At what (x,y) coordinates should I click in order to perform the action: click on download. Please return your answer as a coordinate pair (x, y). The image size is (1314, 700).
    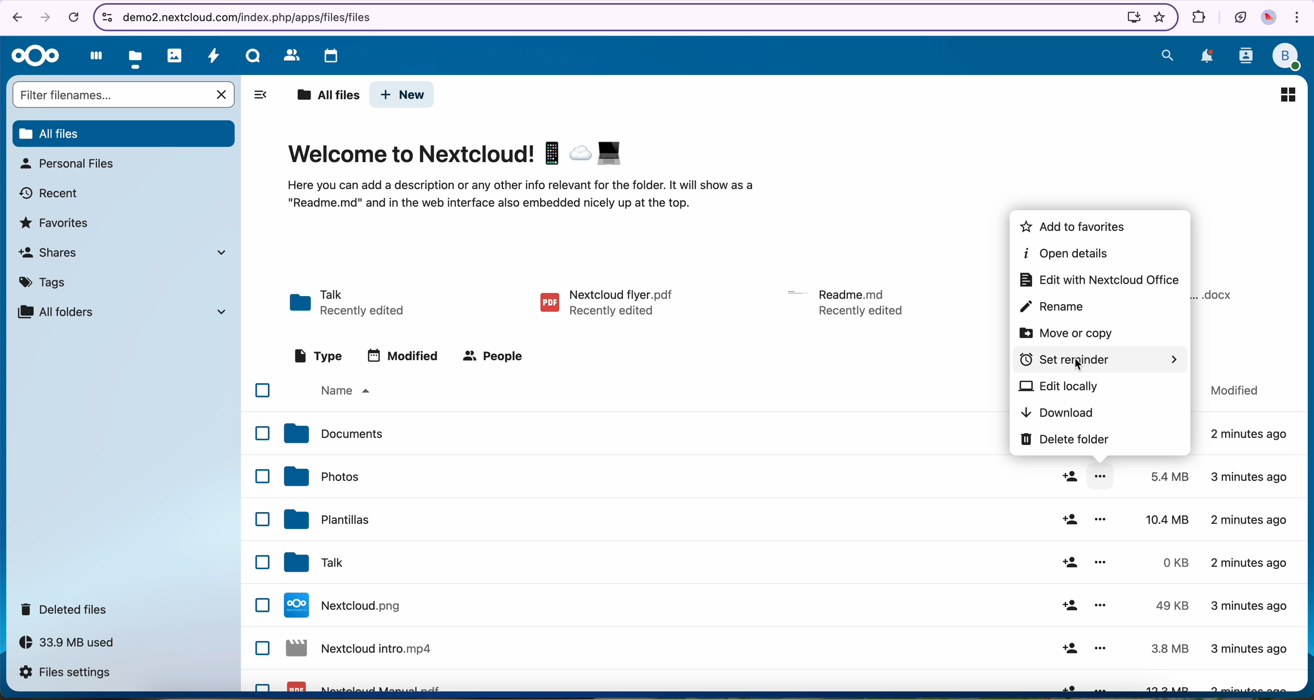
    Looking at the image, I should click on (1056, 413).